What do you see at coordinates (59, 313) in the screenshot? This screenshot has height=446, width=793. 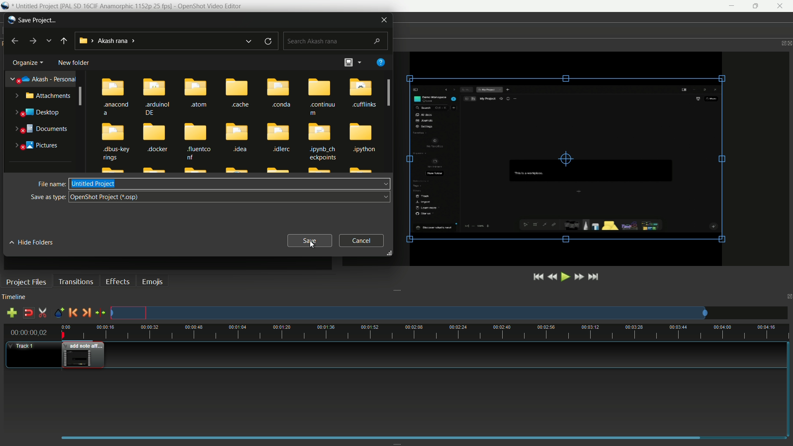 I see `create marker` at bounding box center [59, 313].